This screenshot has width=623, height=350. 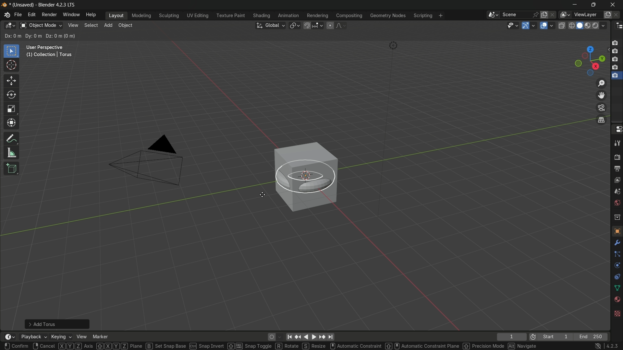 What do you see at coordinates (270, 26) in the screenshot?
I see `transformation orientation` at bounding box center [270, 26].